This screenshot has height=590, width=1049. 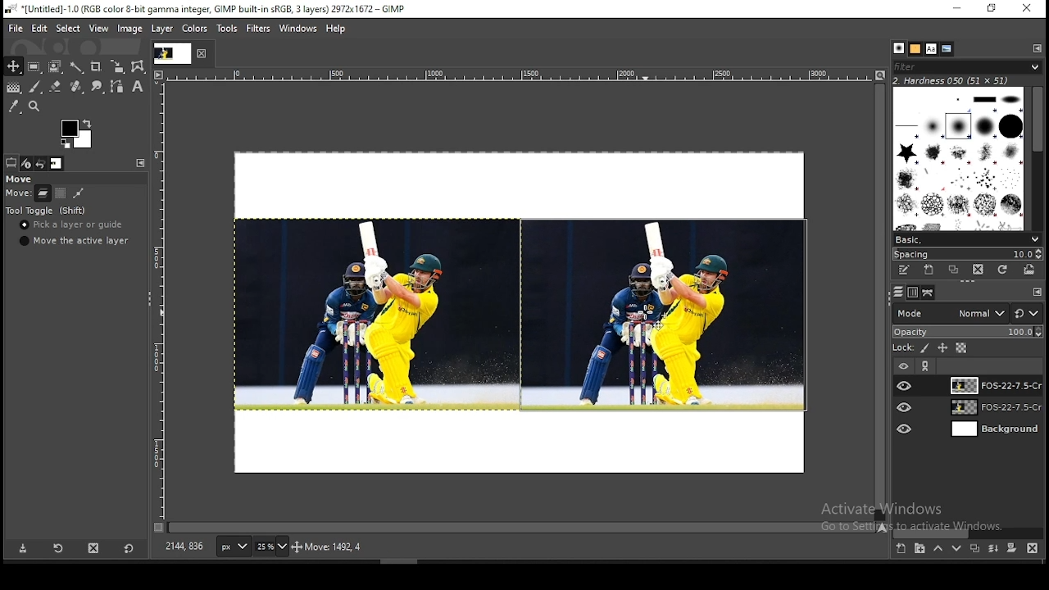 I want to click on zoom status, so click(x=271, y=548).